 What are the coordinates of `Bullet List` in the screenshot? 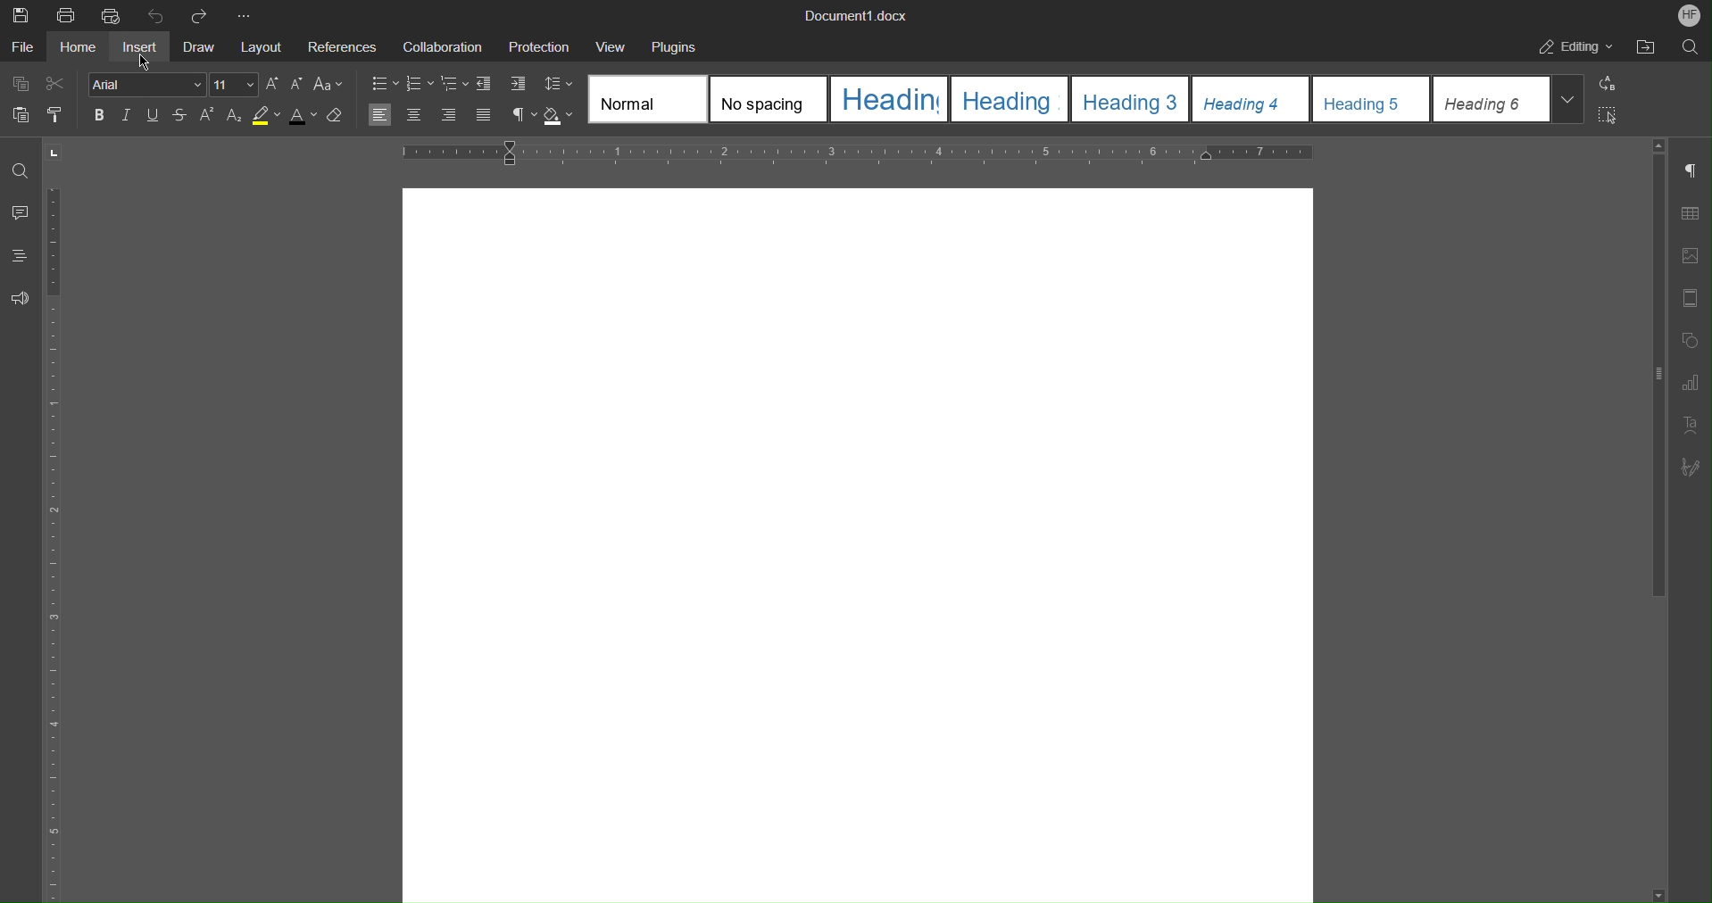 It's located at (384, 86).